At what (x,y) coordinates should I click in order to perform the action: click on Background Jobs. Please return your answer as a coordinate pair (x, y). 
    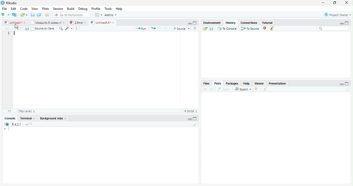
    Looking at the image, I should click on (51, 118).